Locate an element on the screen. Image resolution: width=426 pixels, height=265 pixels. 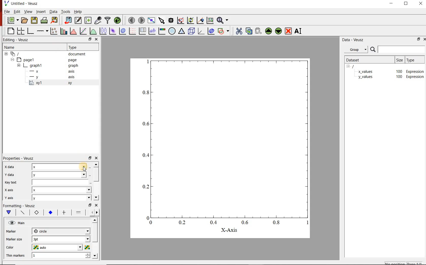
edit  is located at coordinates (17, 11).